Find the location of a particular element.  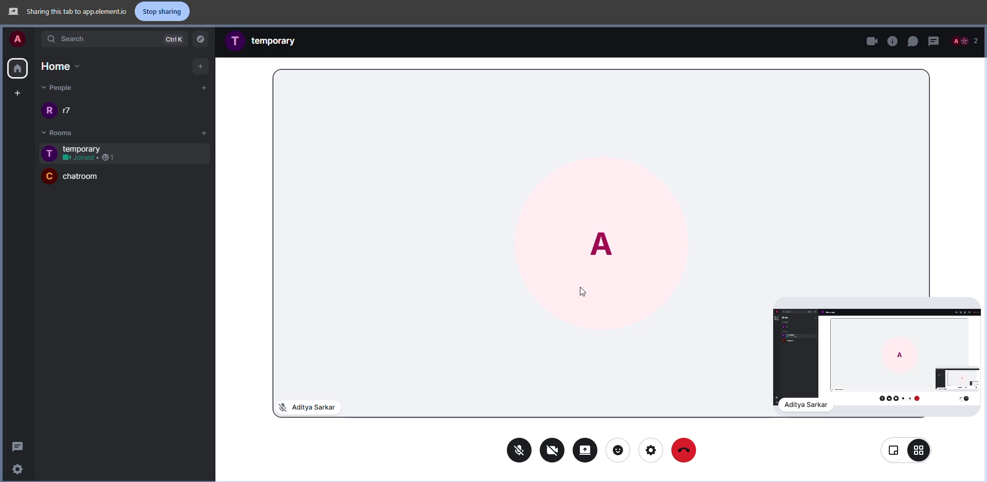

people is located at coordinates (66, 87).